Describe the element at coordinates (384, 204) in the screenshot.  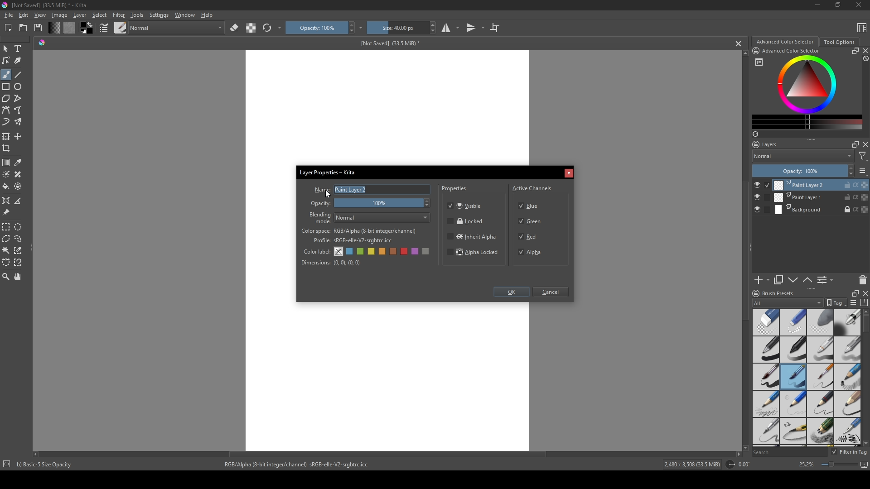
I see `100%` at that location.